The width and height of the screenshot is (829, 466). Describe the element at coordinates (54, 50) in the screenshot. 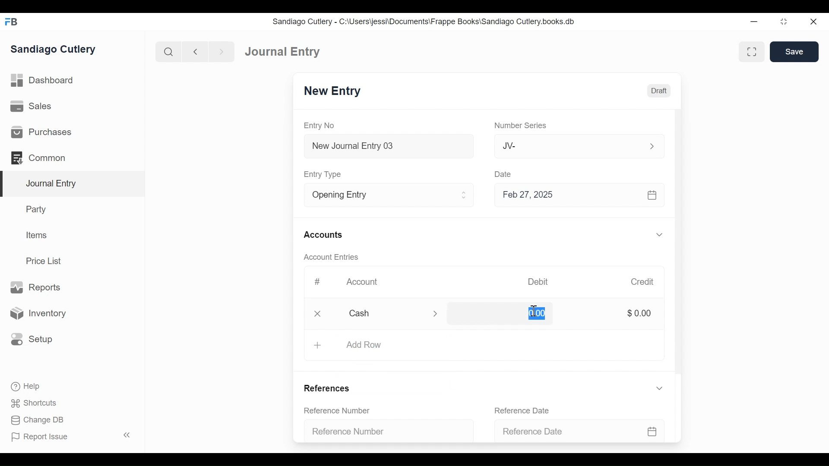

I see `Sandiago Cutlery` at that location.